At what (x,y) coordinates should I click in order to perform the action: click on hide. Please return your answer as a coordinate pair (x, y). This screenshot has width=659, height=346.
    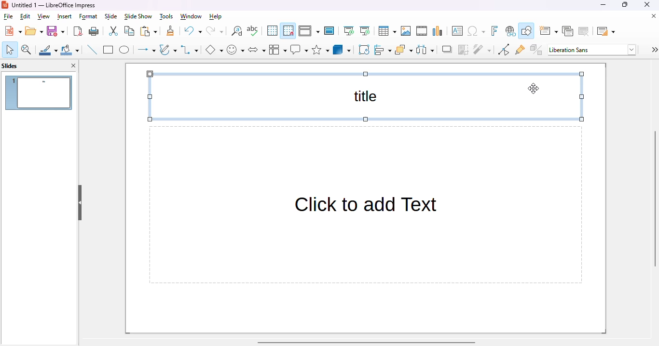
    Looking at the image, I should click on (80, 202).